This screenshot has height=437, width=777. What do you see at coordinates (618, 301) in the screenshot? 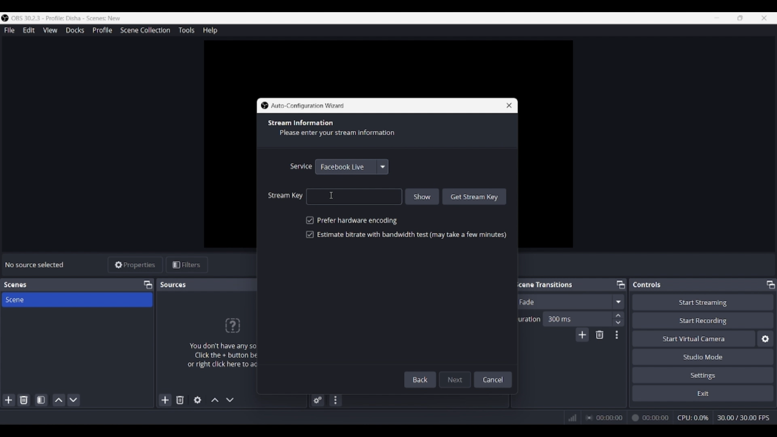
I see `Fade options` at bounding box center [618, 301].